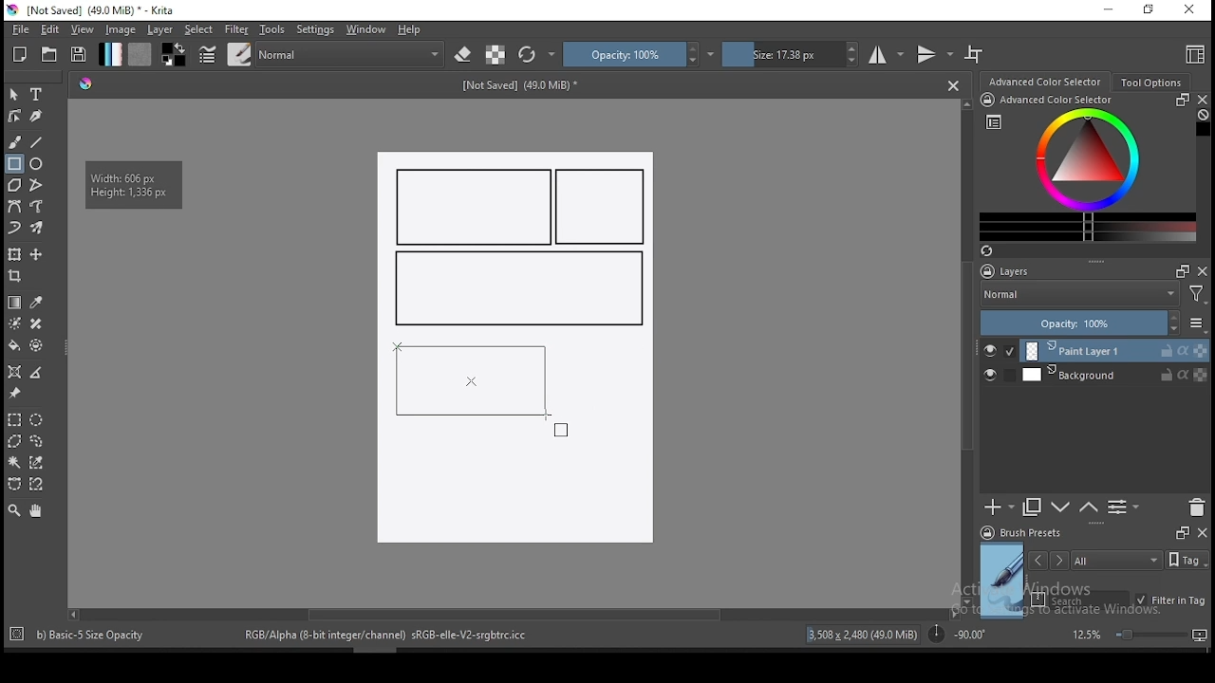 Image resolution: width=1215 pixels, height=683 pixels. Describe the element at coordinates (82, 29) in the screenshot. I see `view` at that location.